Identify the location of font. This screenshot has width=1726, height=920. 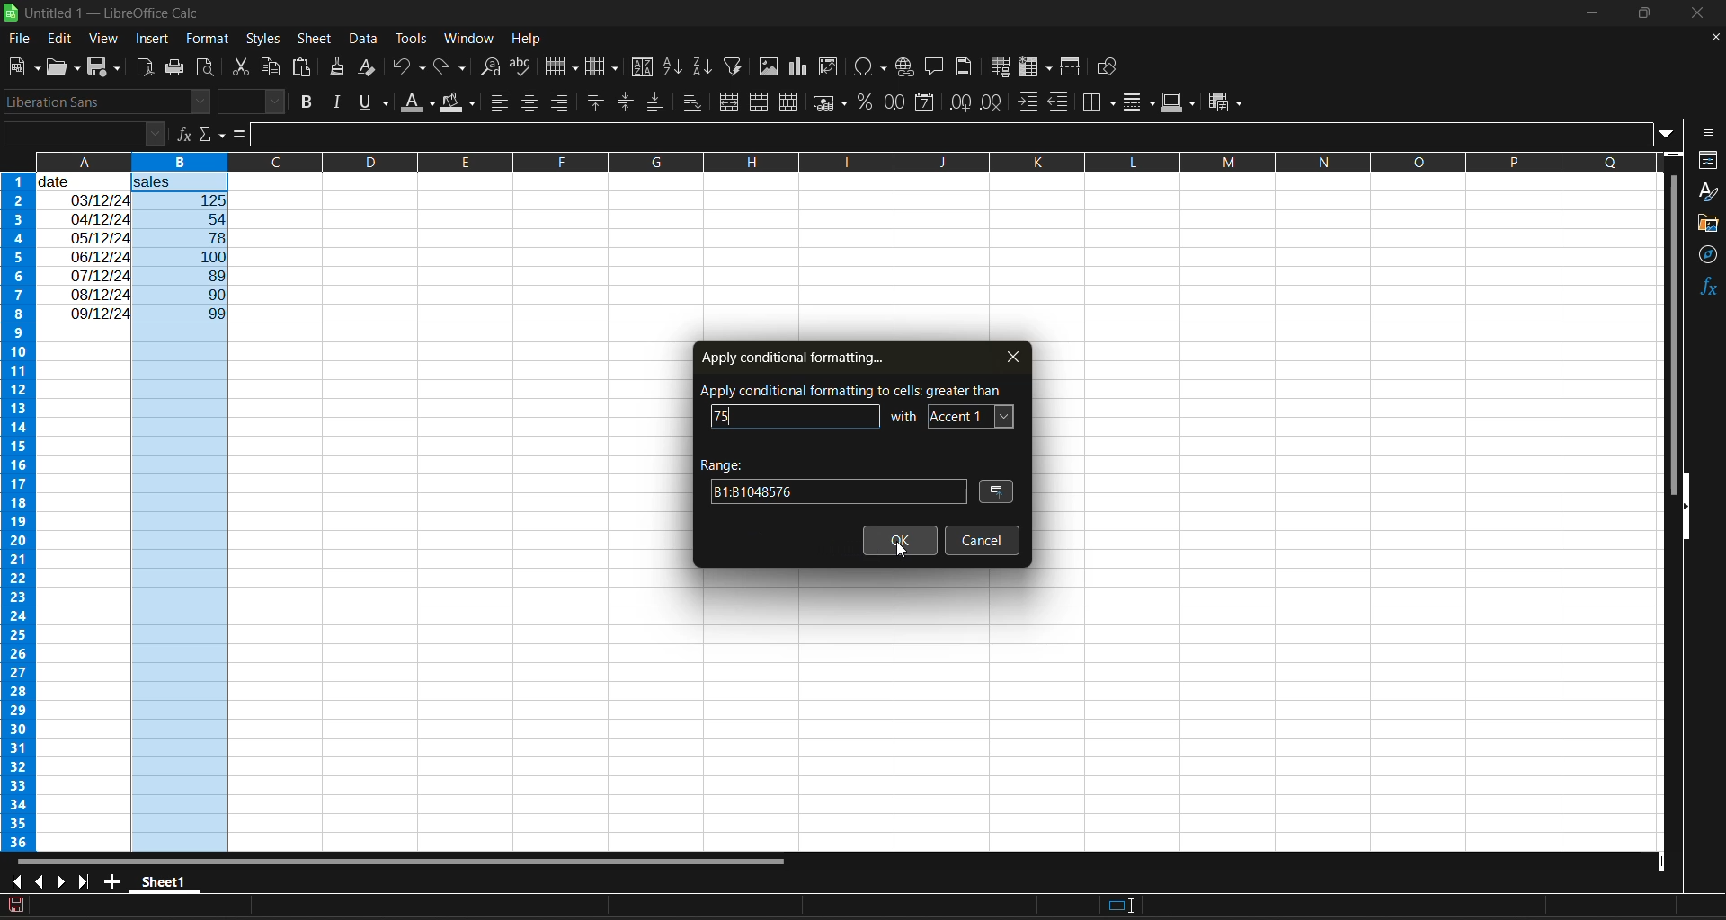
(972, 414).